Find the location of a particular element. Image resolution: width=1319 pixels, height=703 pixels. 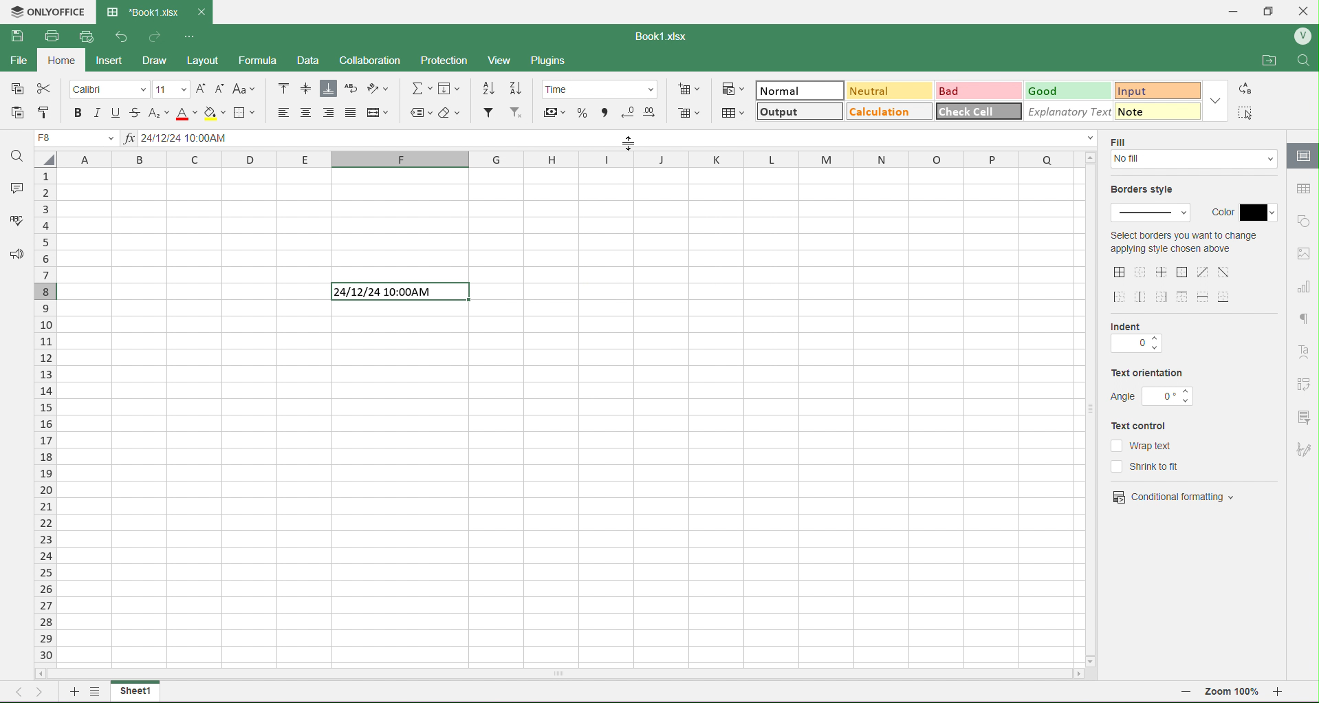

Formula Bar is located at coordinates (611, 140).